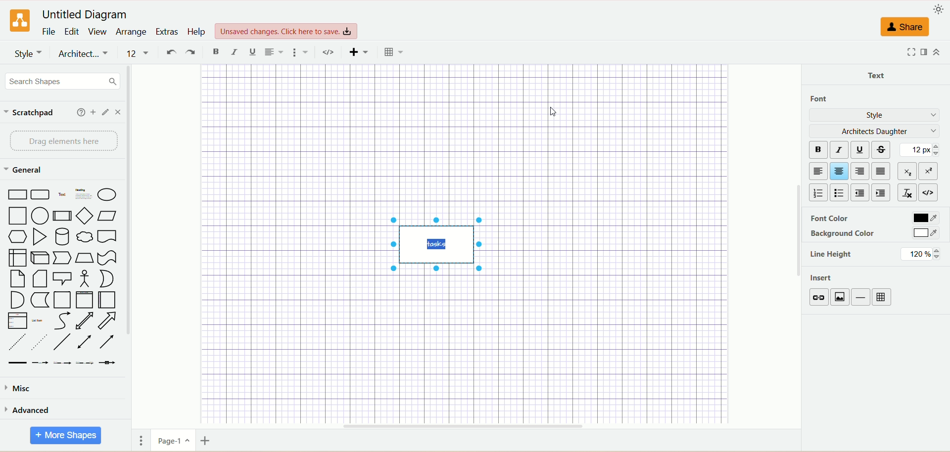 This screenshot has width=950, height=452. What do you see at coordinates (107, 237) in the screenshot?
I see `Bookmark` at bounding box center [107, 237].